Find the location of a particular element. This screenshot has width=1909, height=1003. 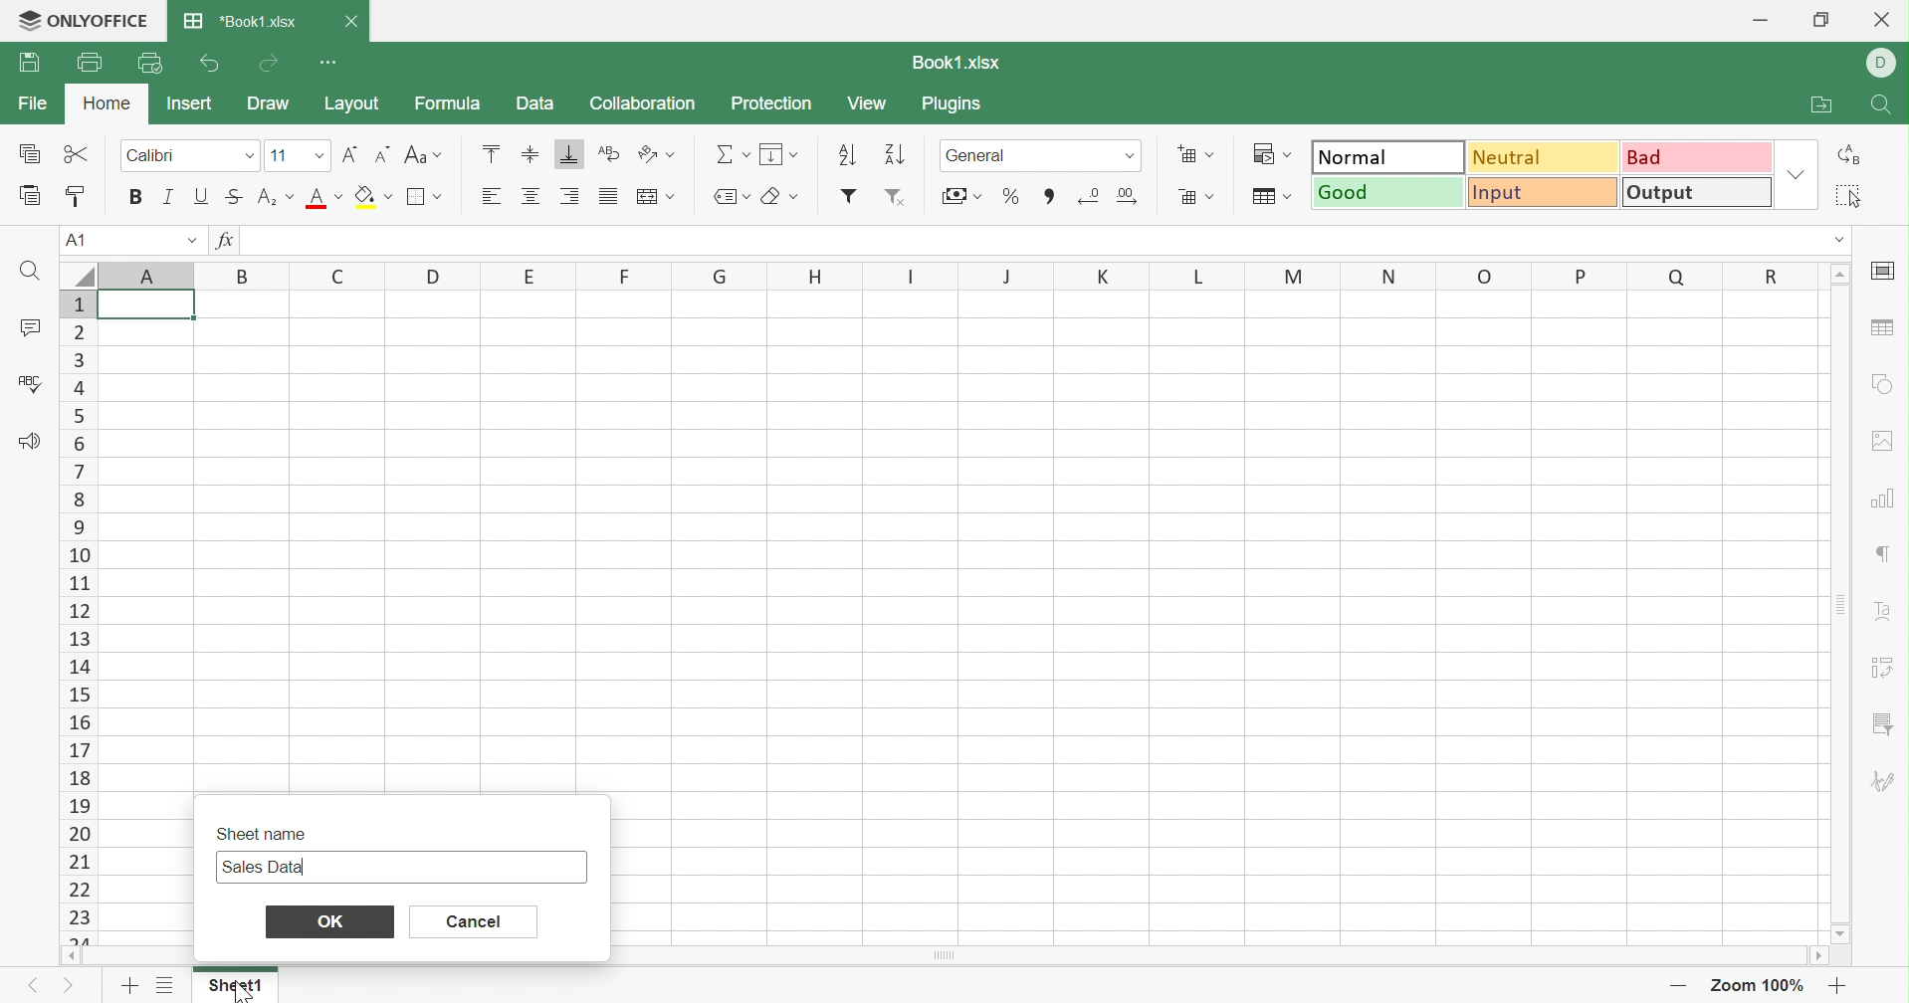

Redo is located at coordinates (269, 63).